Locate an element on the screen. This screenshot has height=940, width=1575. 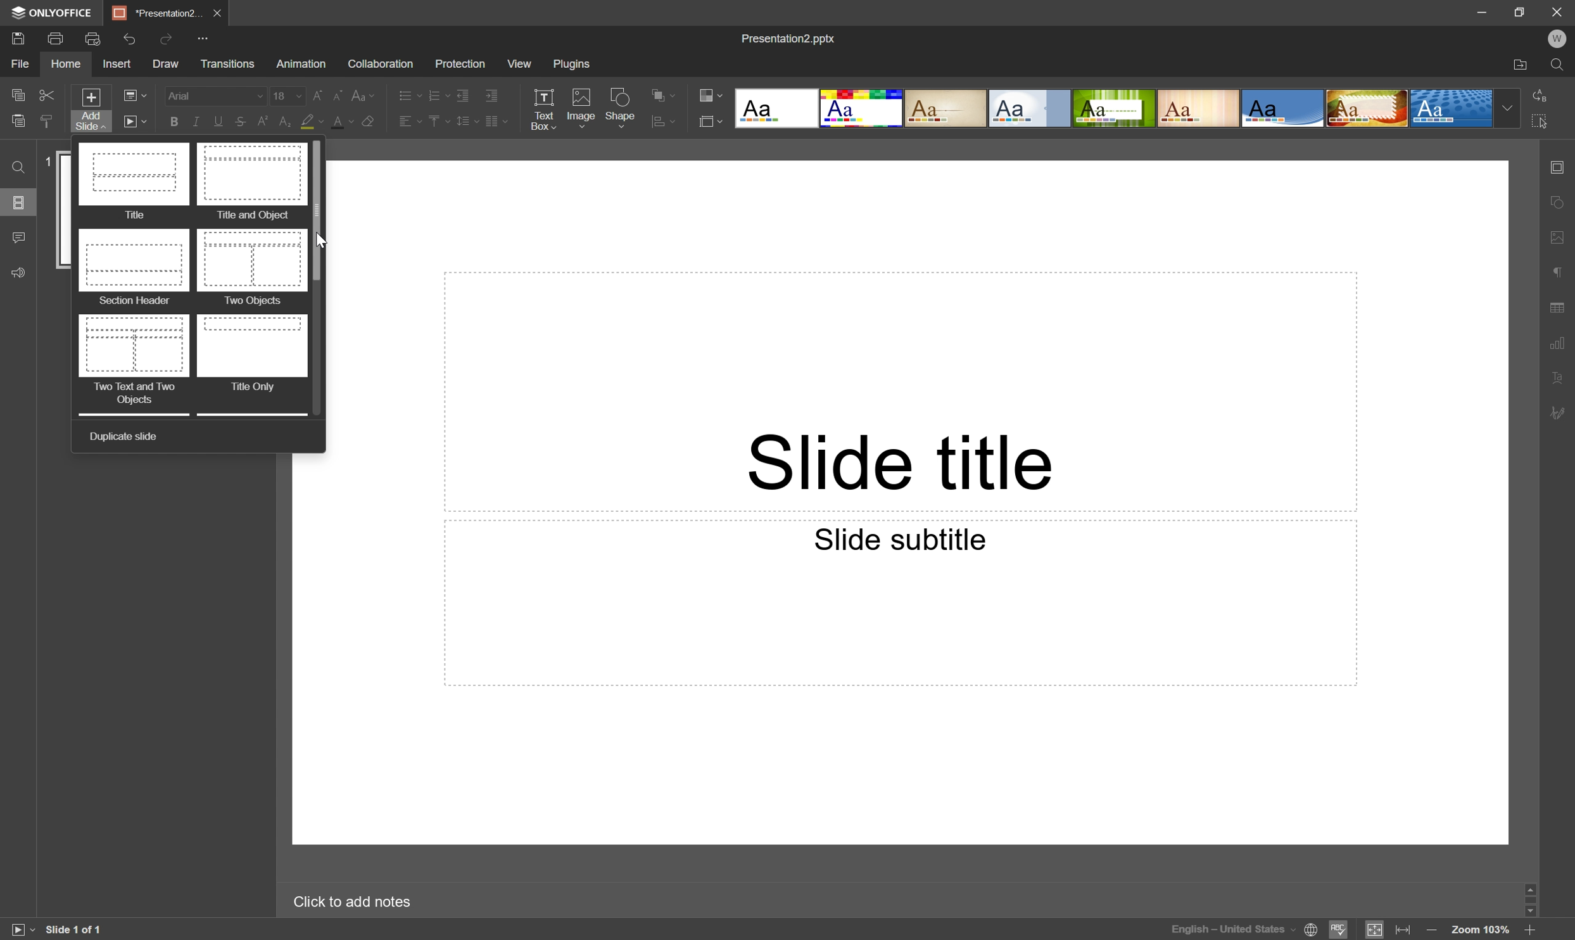
Decrement font size is located at coordinates (339, 93).